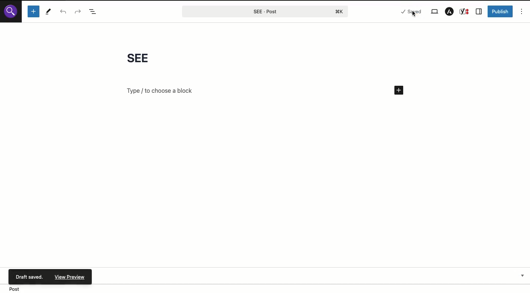 This screenshot has height=293, width=530. Describe the element at coordinates (78, 12) in the screenshot. I see `Redo` at that location.